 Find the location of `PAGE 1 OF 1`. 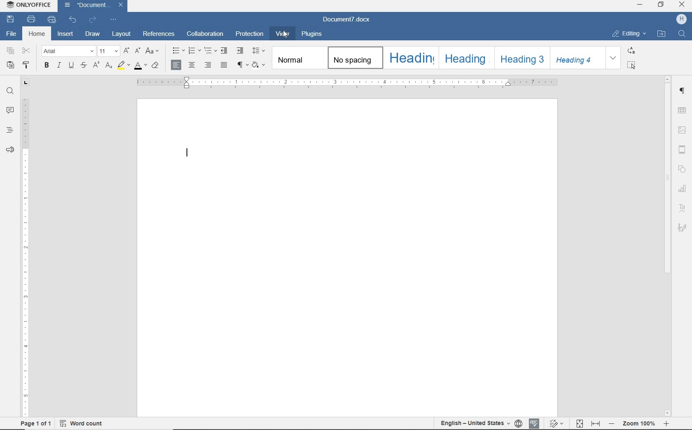

PAGE 1 OF 1 is located at coordinates (35, 424).